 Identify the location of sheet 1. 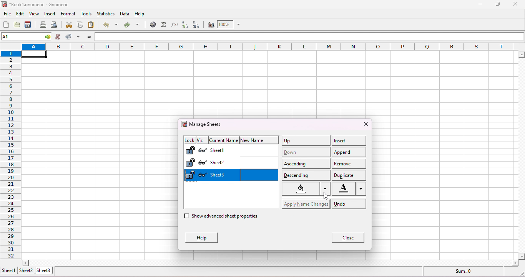
(9, 272).